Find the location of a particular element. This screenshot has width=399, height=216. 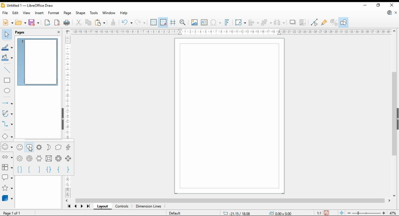

cursor is located at coordinates (30, 150).